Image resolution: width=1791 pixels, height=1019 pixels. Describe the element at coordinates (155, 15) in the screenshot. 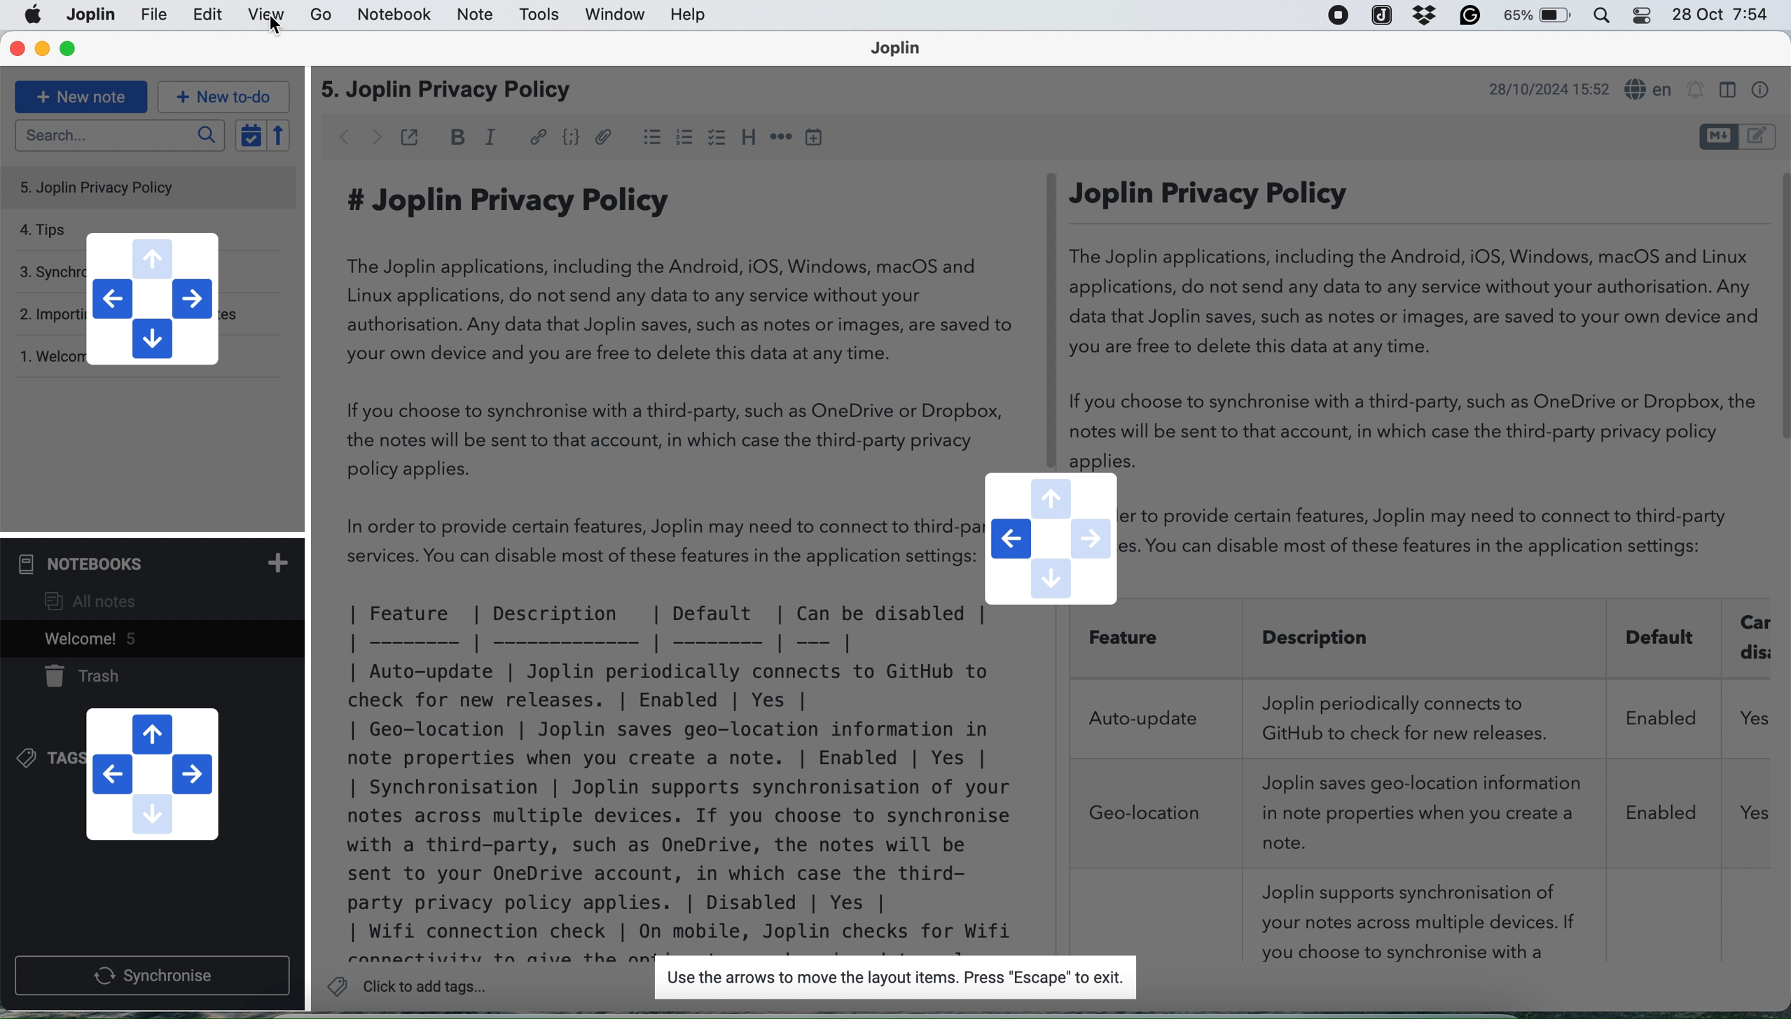

I see `joplin` at that location.